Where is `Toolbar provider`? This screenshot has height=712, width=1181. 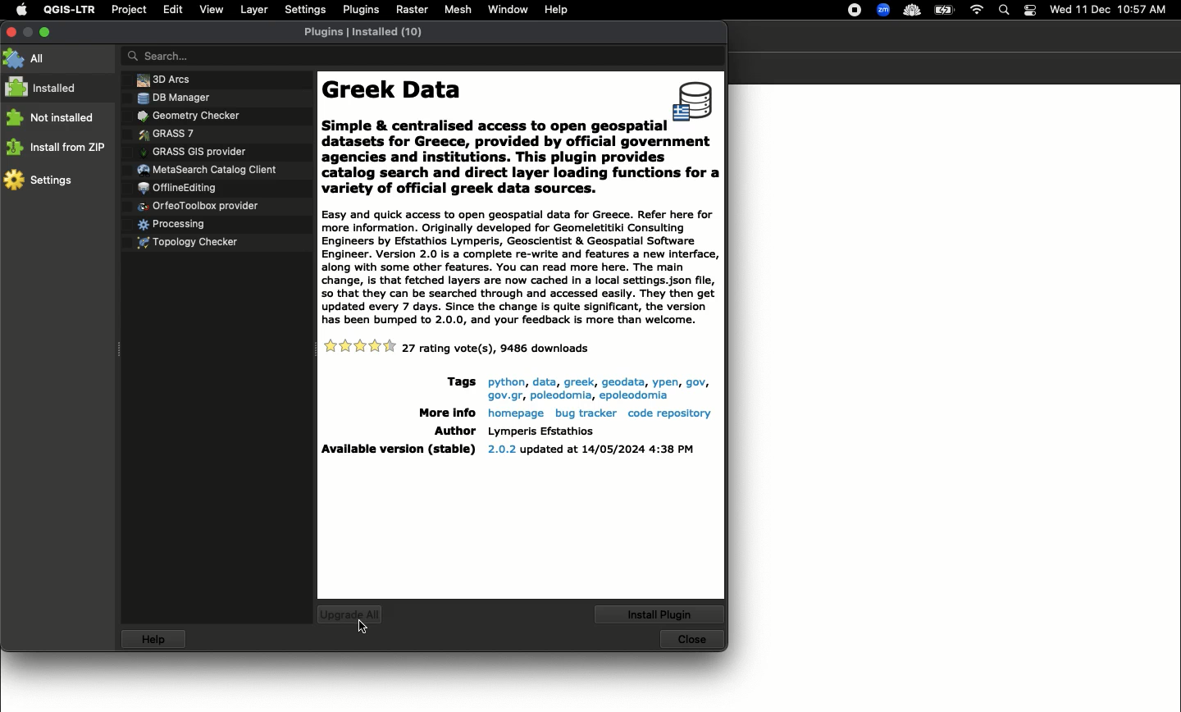 Toolbar provider is located at coordinates (201, 205).